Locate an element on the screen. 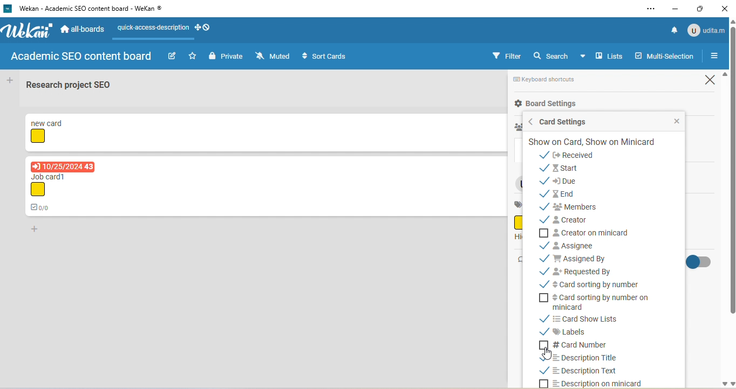 This screenshot has height=389, width=736. new card is located at coordinates (49, 122).